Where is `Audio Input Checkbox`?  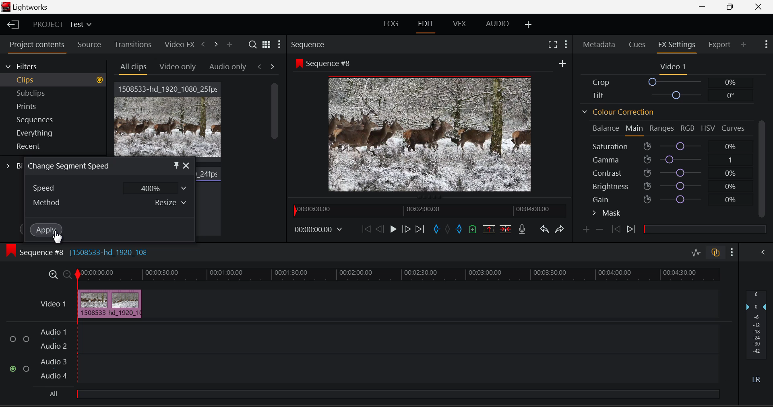 Audio Input Checkbox is located at coordinates (26, 339).